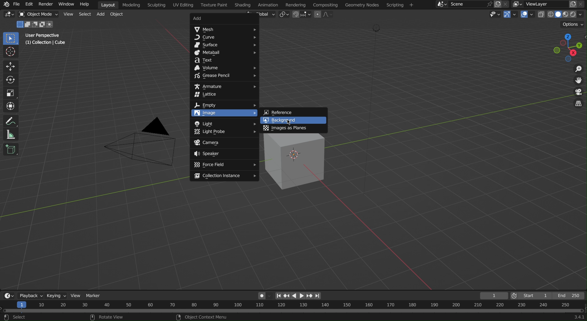 This screenshot has width=587, height=321. What do you see at coordinates (283, 14) in the screenshot?
I see `Transform Pivot Point` at bounding box center [283, 14].